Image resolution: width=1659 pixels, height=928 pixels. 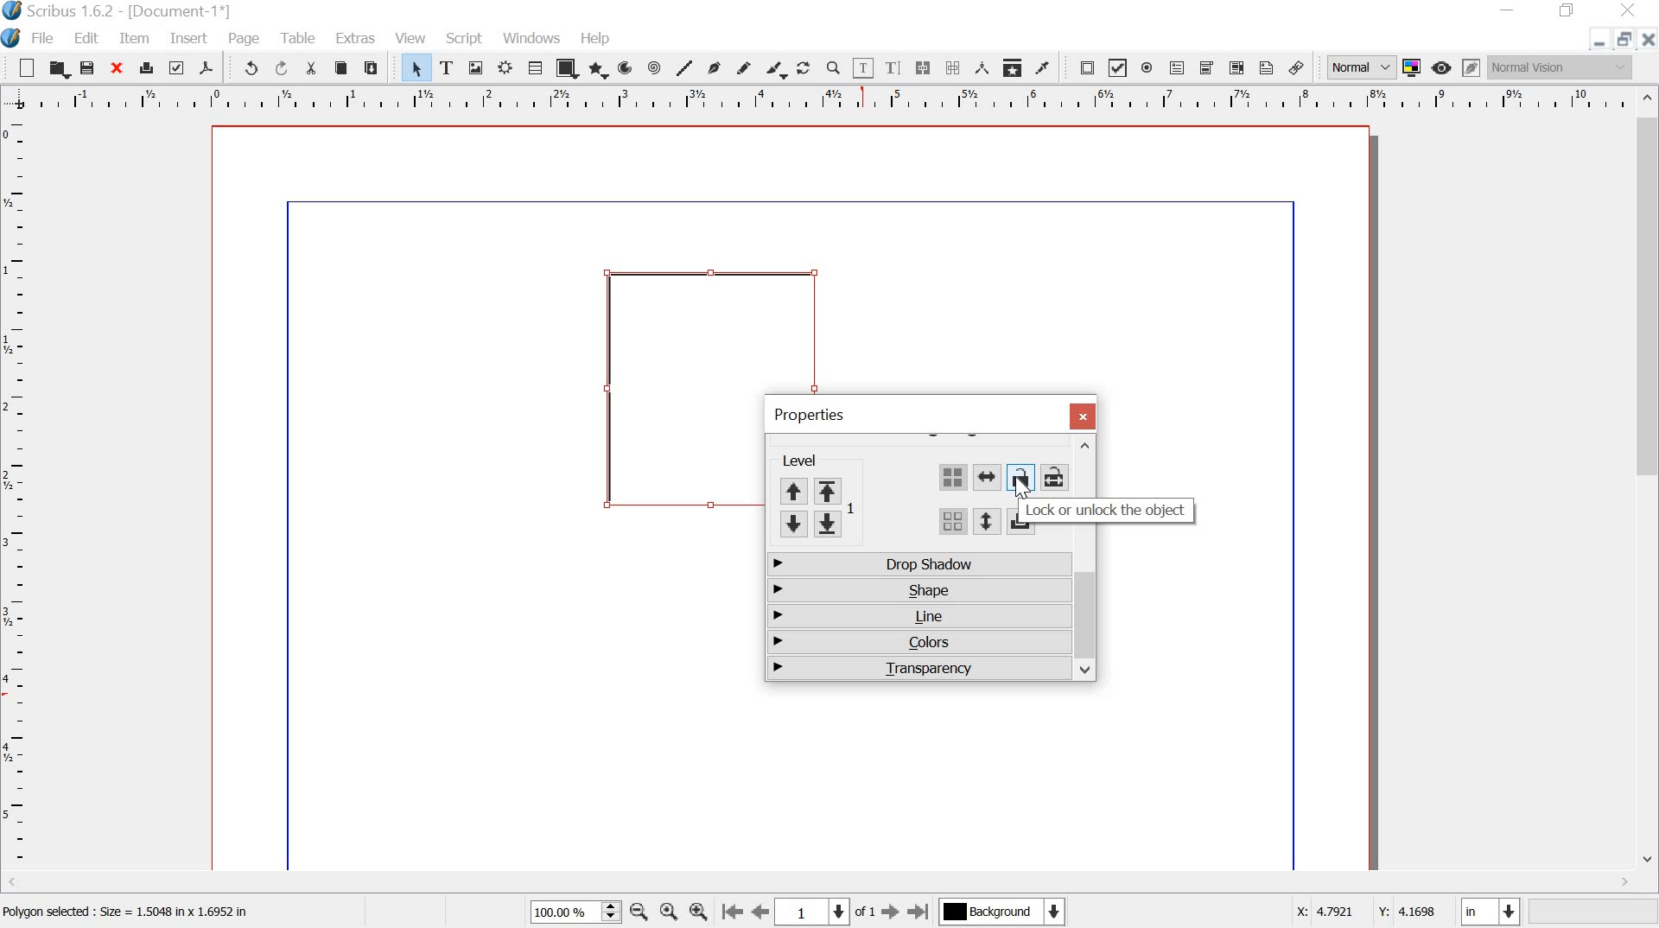 I want to click on link annotation, so click(x=1296, y=68).